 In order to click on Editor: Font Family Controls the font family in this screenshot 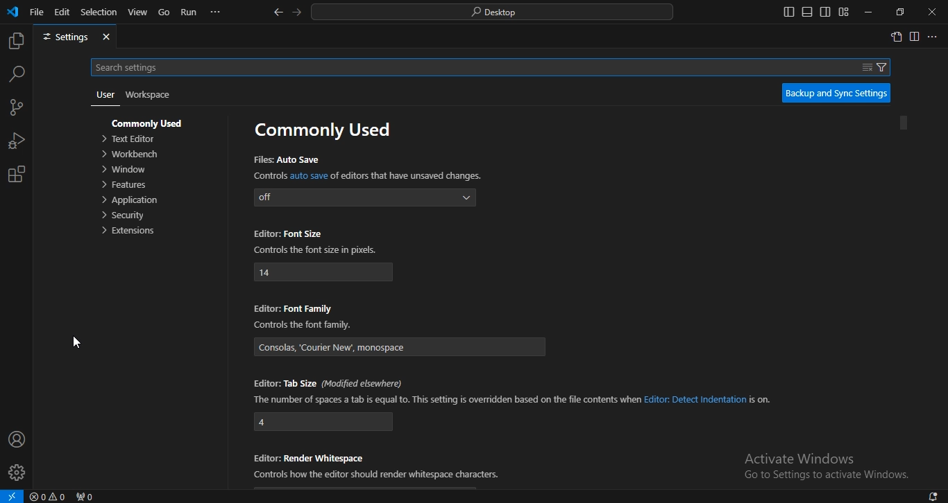, I will do `click(301, 315)`.